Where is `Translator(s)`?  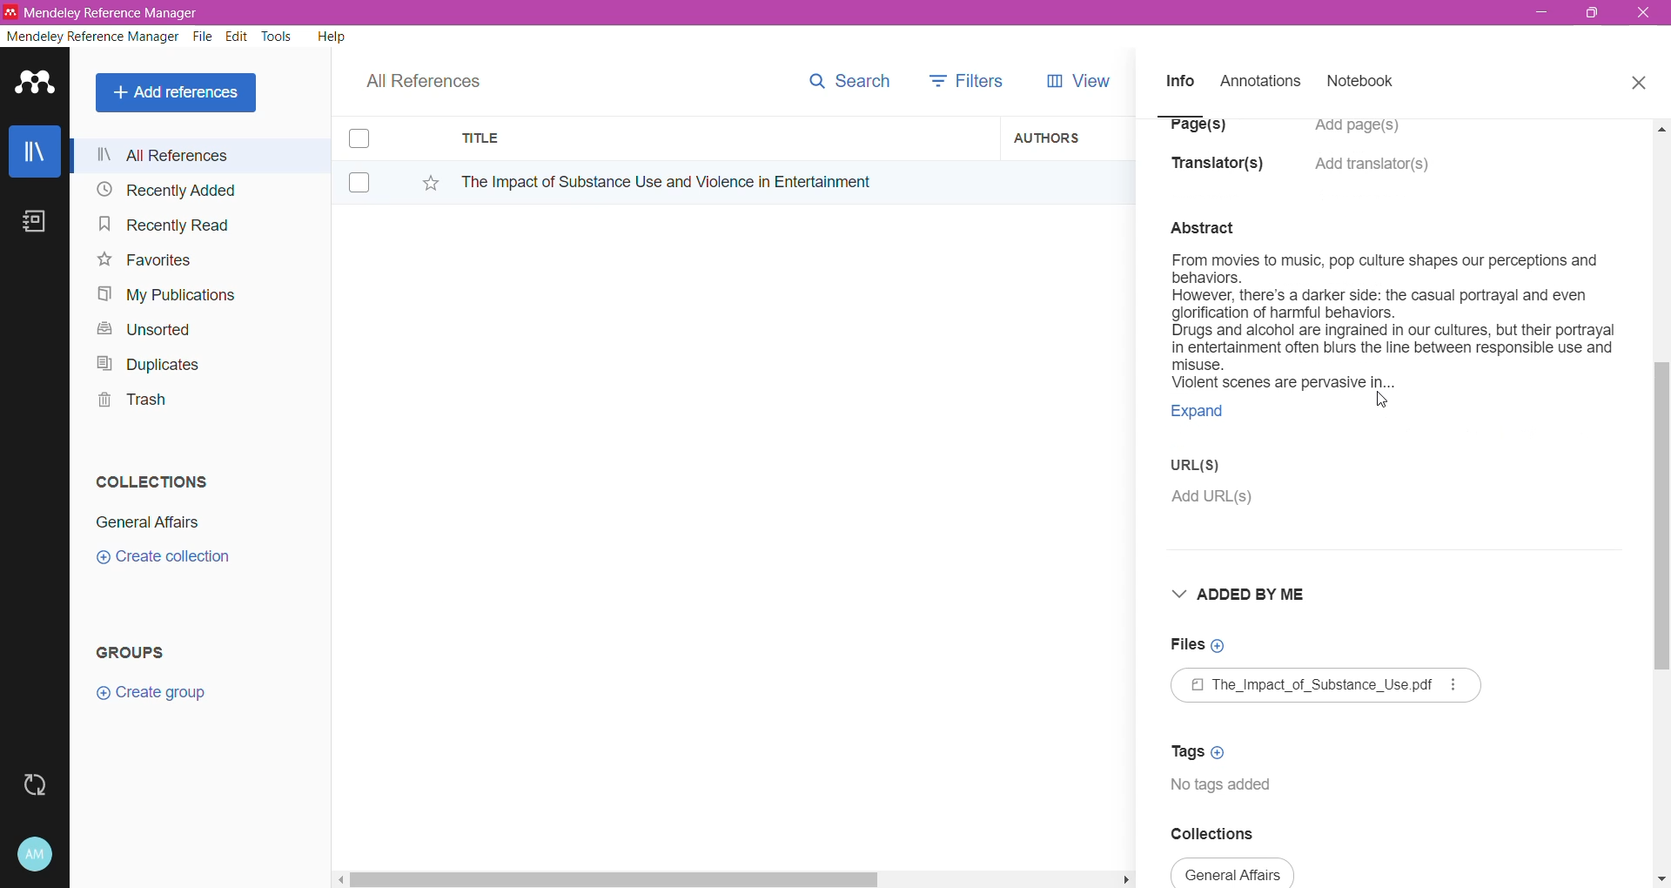
Translator(s) is located at coordinates (1223, 172).